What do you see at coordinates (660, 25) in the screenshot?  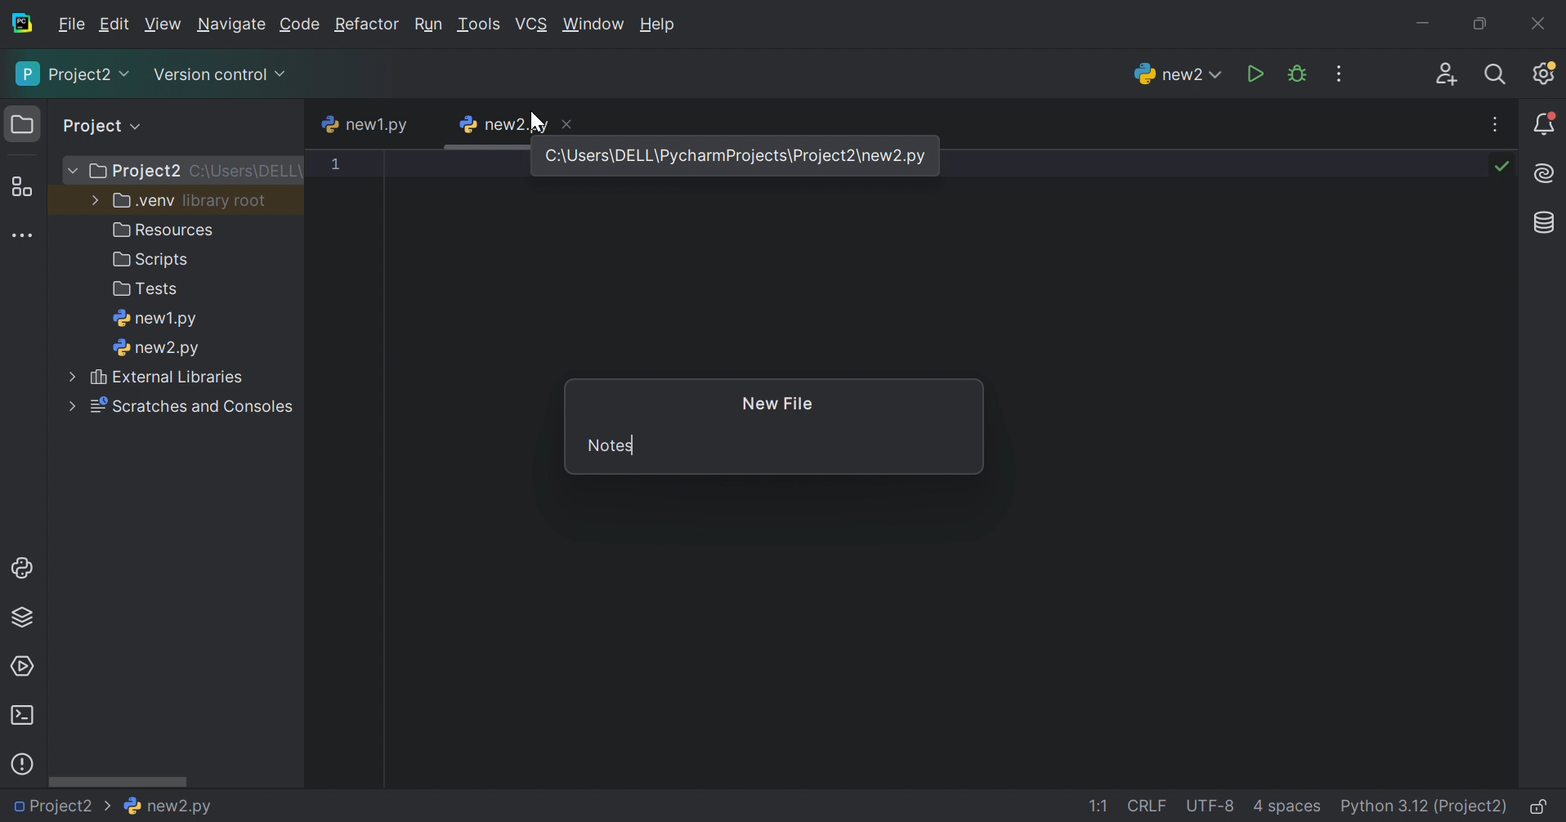 I see `Help` at bounding box center [660, 25].